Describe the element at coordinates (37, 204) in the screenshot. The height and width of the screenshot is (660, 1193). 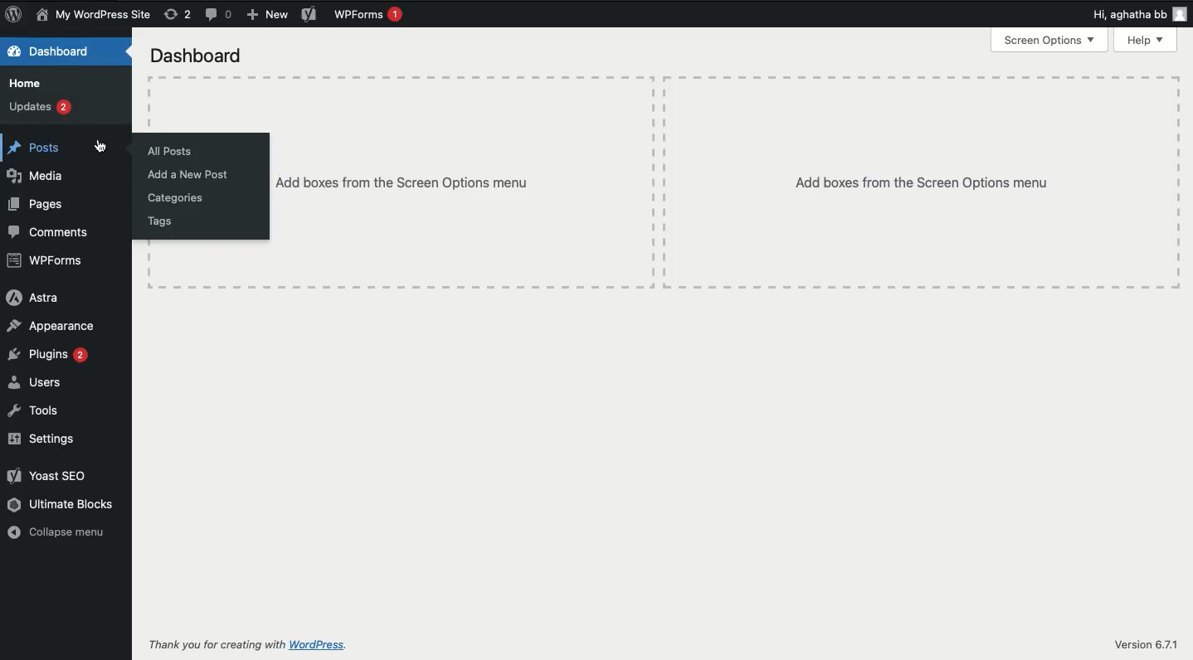
I see `Pages` at that location.